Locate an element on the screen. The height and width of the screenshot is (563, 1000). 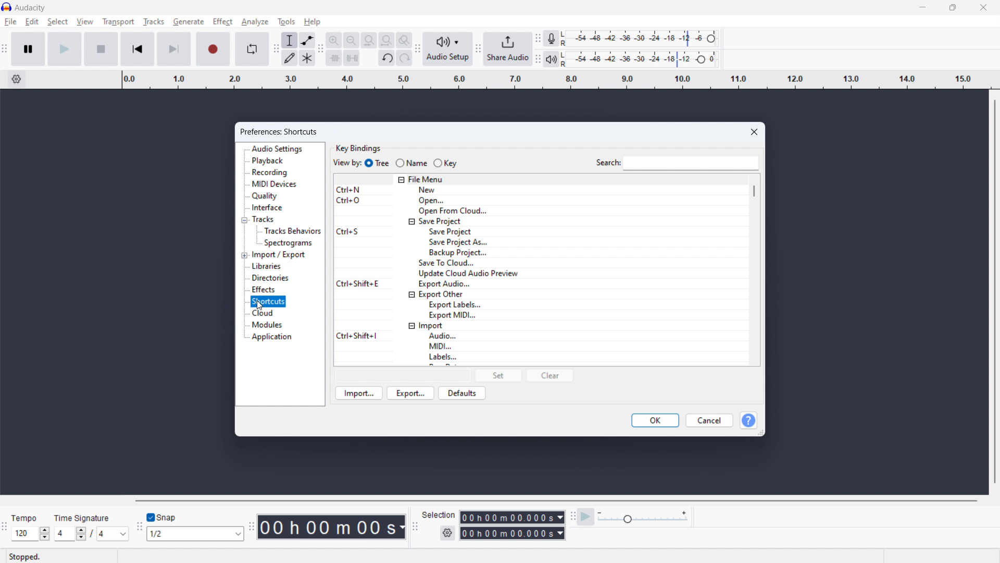
collapse is located at coordinates (410, 222).